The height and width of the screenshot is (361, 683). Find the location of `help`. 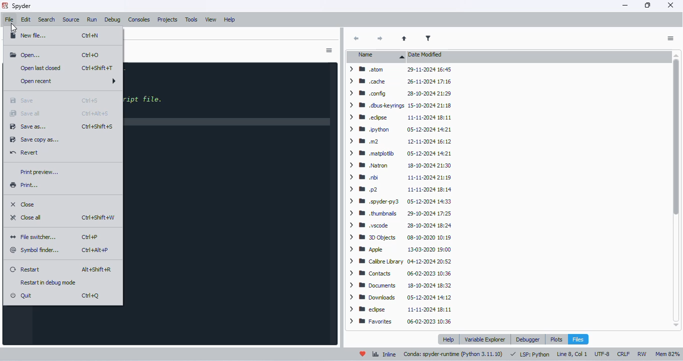

help is located at coordinates (229, 19).